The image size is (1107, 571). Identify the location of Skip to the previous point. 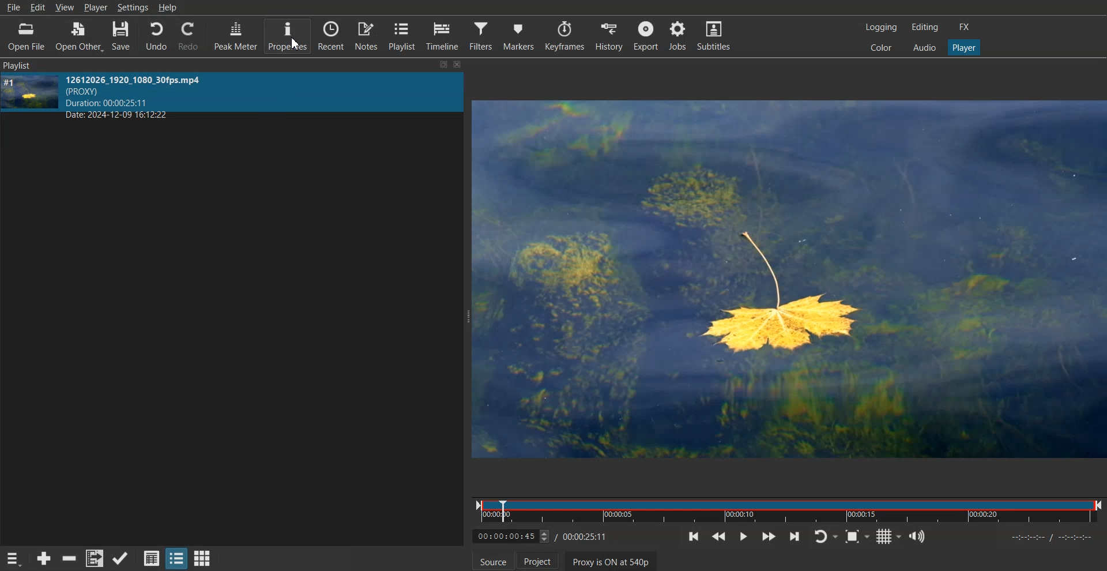
(694, 536).